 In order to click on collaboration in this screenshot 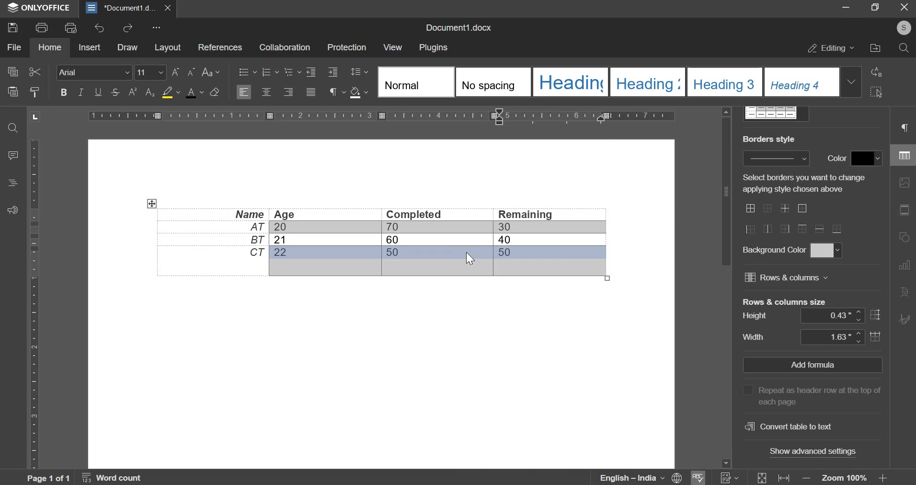, I will do `click(284, 47)`.